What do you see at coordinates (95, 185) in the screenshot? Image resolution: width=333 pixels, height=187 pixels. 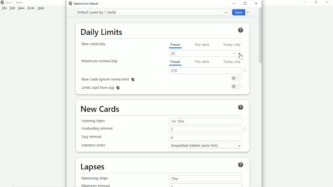 I see `Minimum interval` at bounding box center [95, 185].